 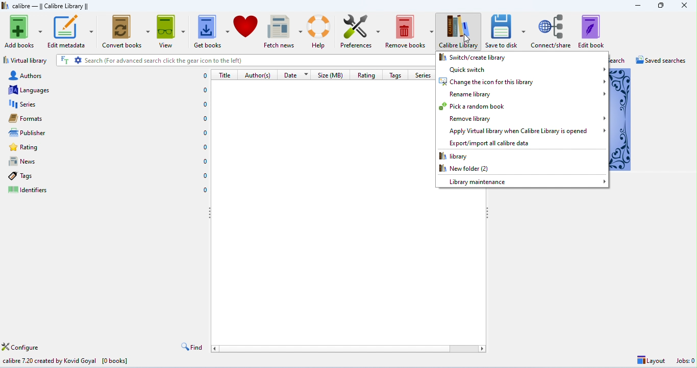 What do you see at coordinates (171, 32) in the screenshot?
I see `view` at bounding box center [171, 32].